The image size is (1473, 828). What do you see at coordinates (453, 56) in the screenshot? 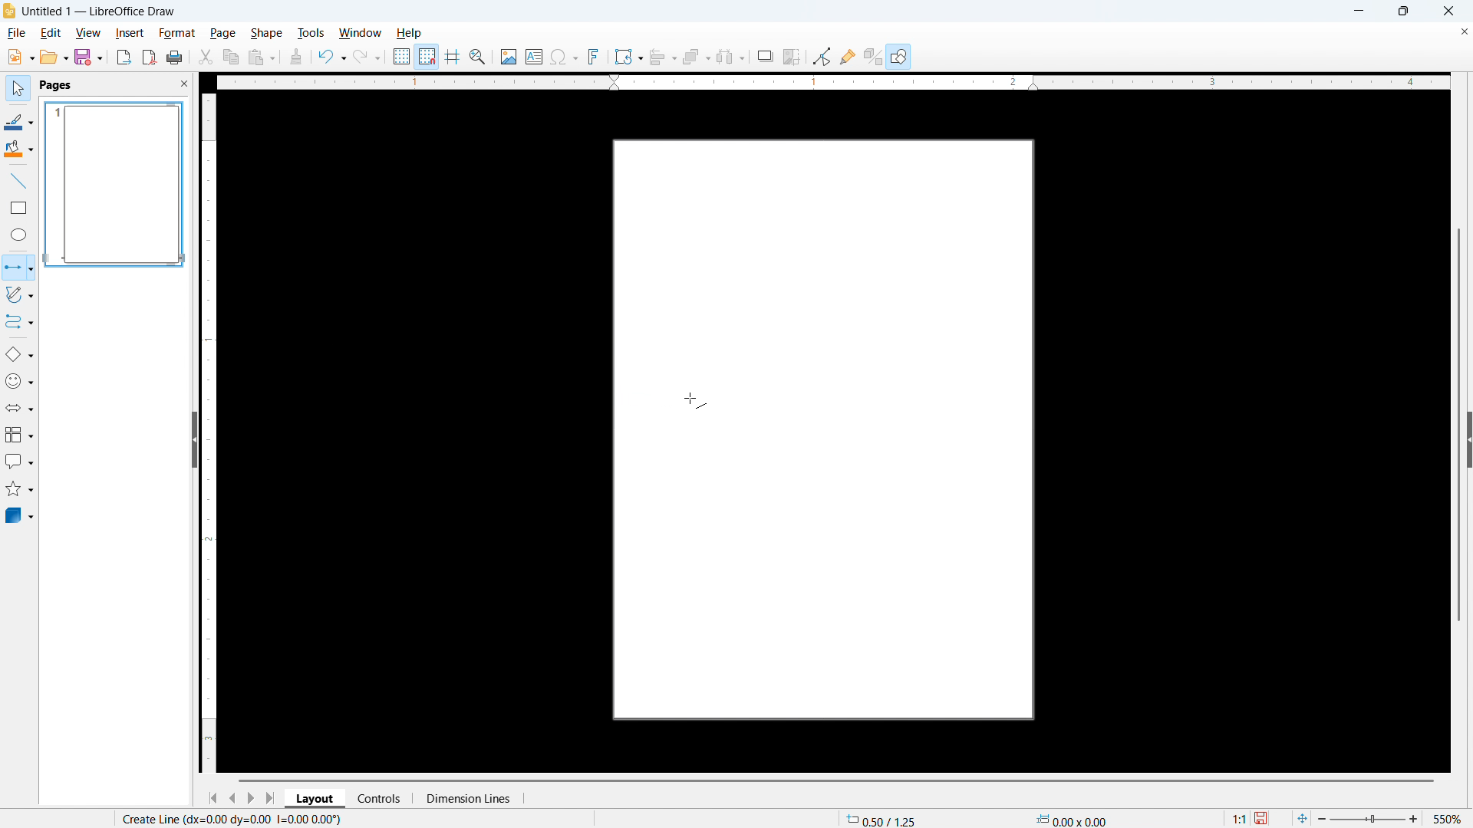
I see `Guideline while moving ` at bounding box center [453, 56].